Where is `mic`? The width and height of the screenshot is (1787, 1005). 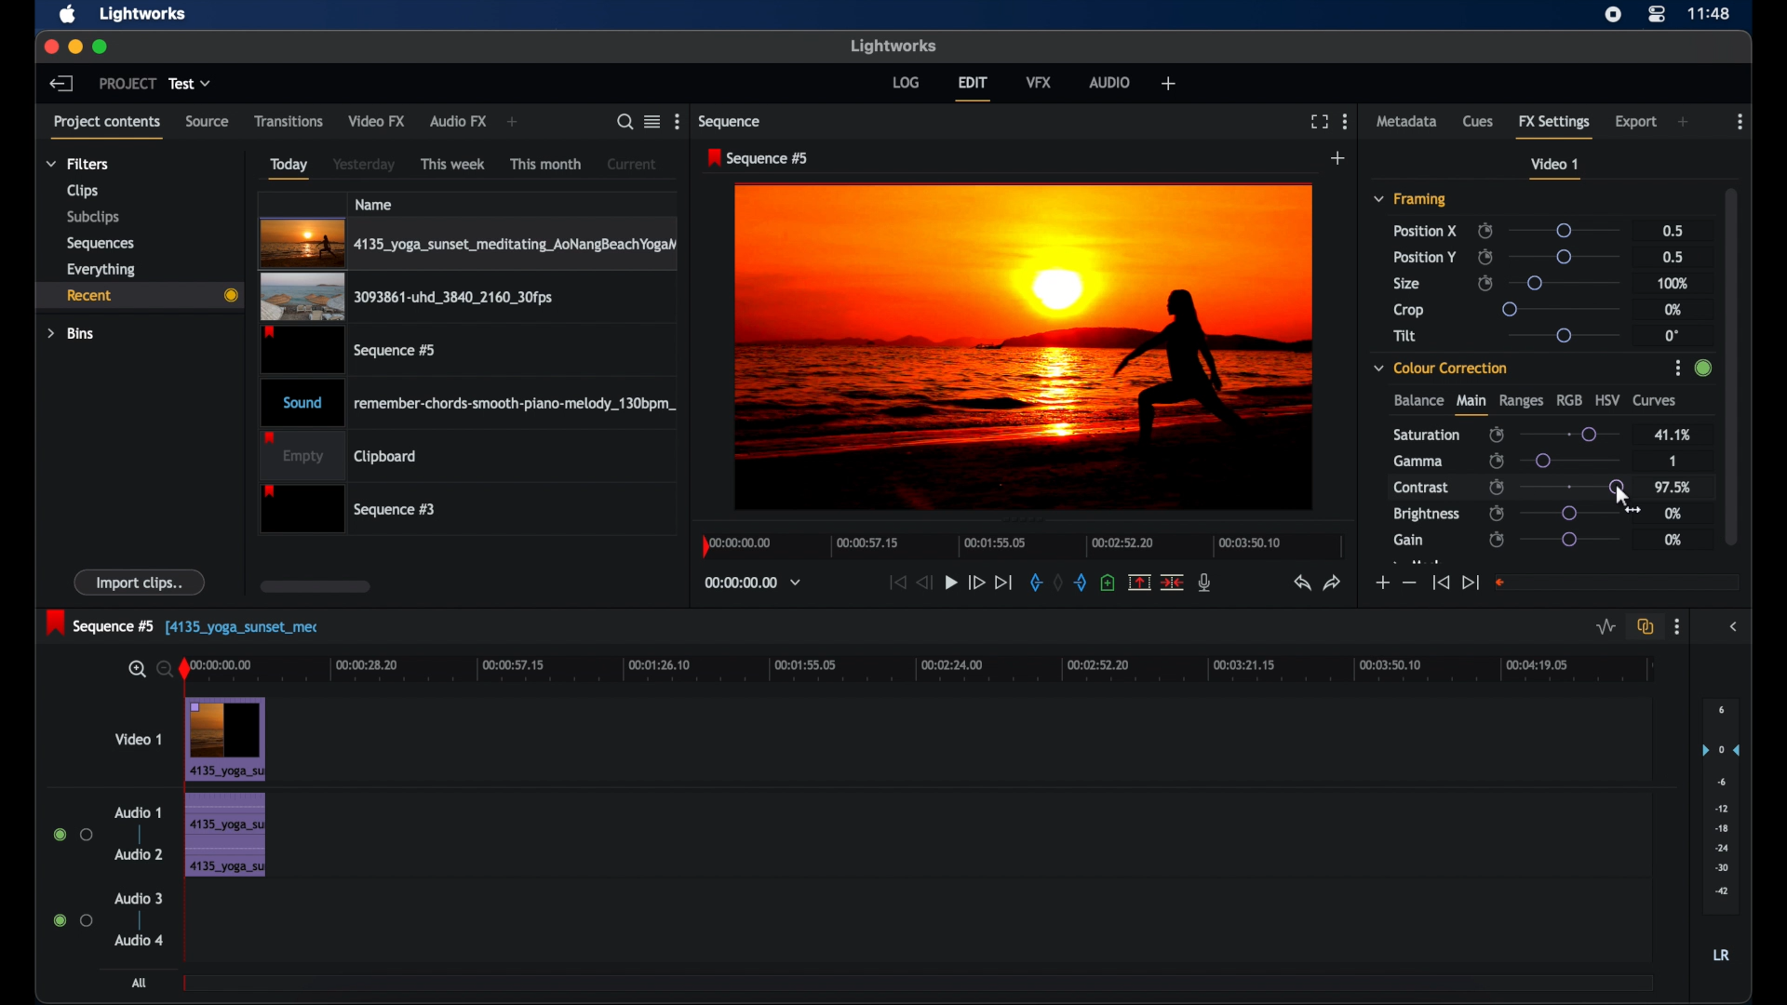
mic is located at coordinates (1206, 583).